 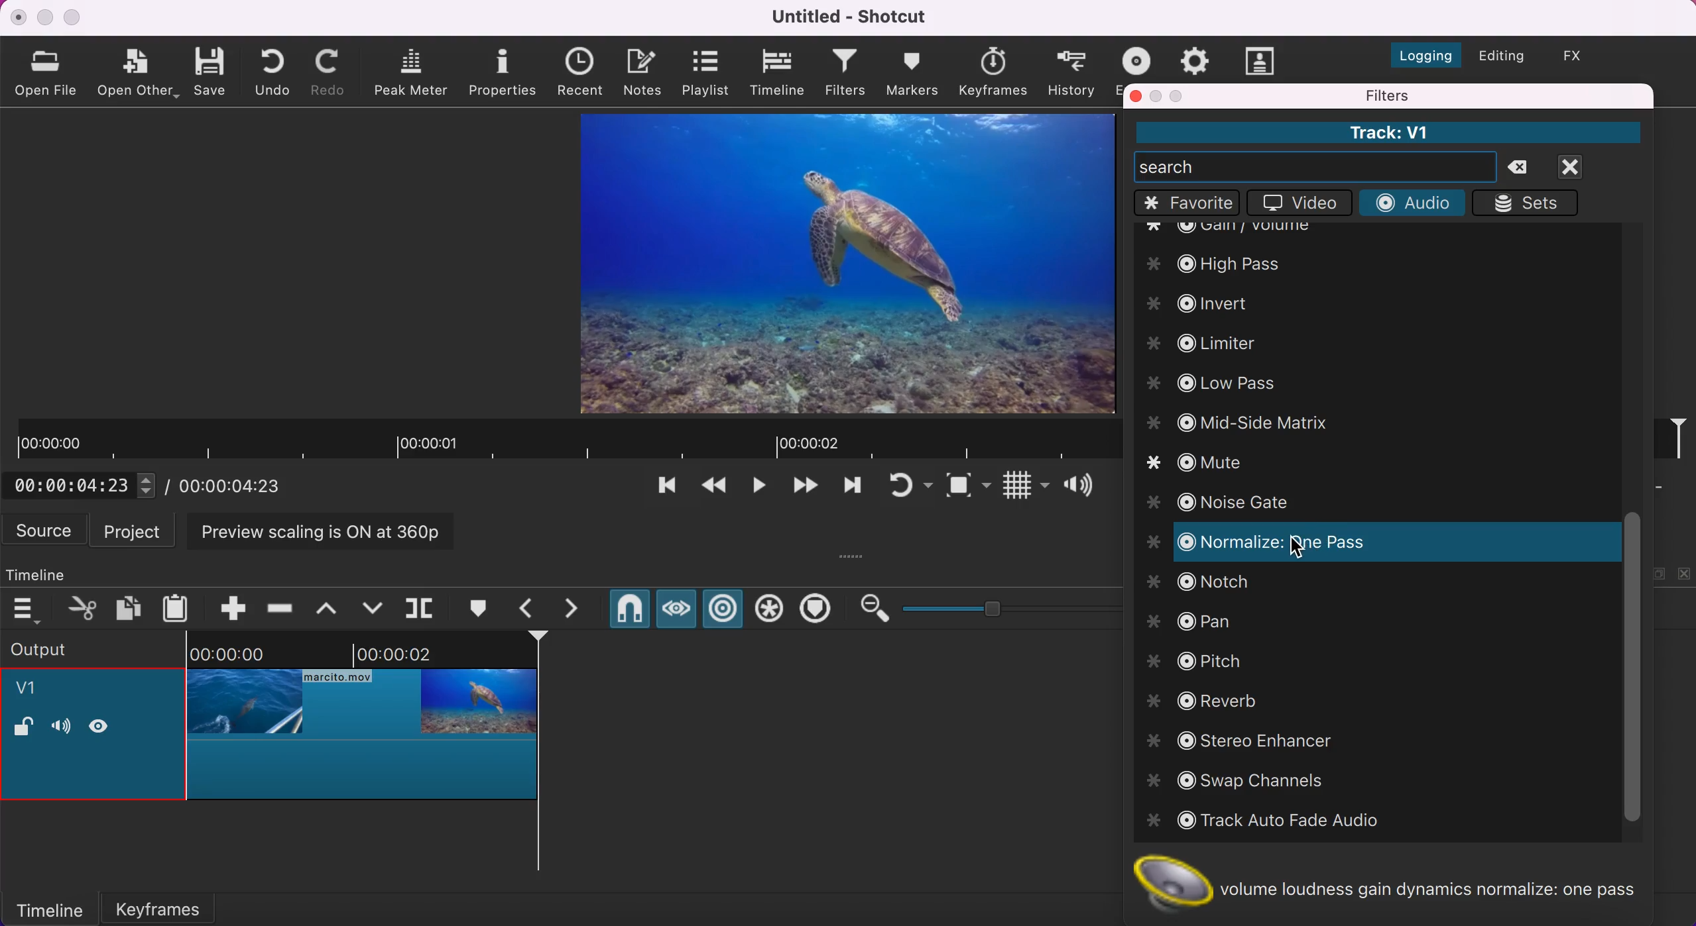 I want to click on previous marker, so click(x=530, y=608).